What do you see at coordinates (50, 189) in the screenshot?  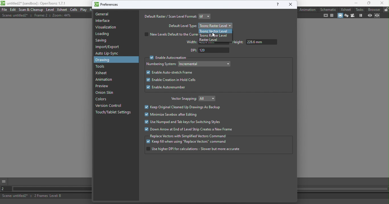 I see `Horizontal scroll bar` at bounding box center [50, 189].